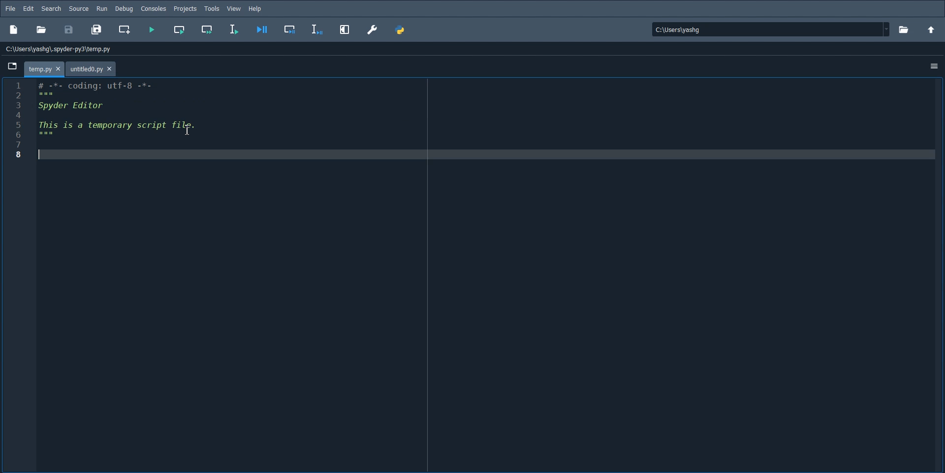 The image size is (945, 473). I want to click on File, so click(44, 68).